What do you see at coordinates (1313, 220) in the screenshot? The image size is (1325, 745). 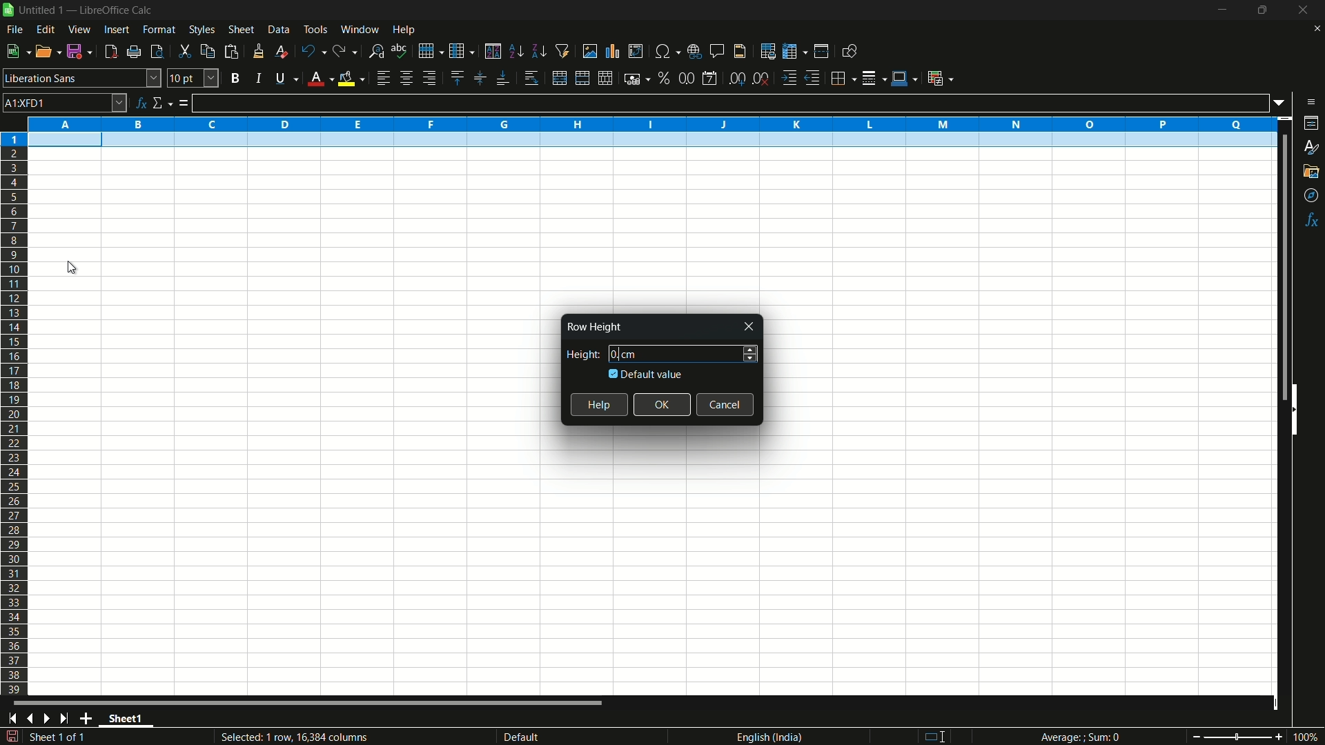 I see `functions` at bounding box center [1313, 220].